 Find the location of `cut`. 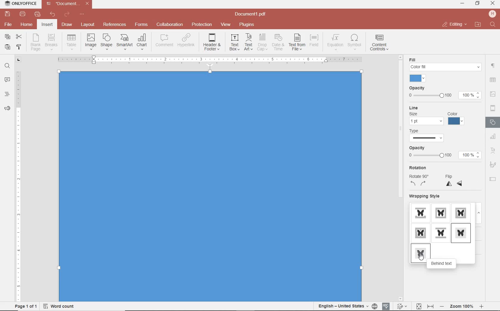

cut is located at coordinates (18, 37).